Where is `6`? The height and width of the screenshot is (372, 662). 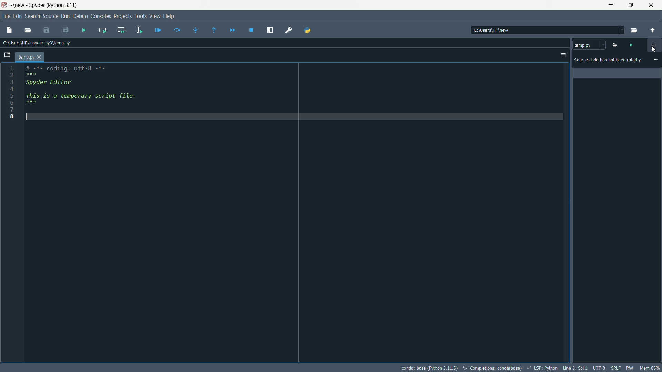 6 is located at coordinates (11, 102).